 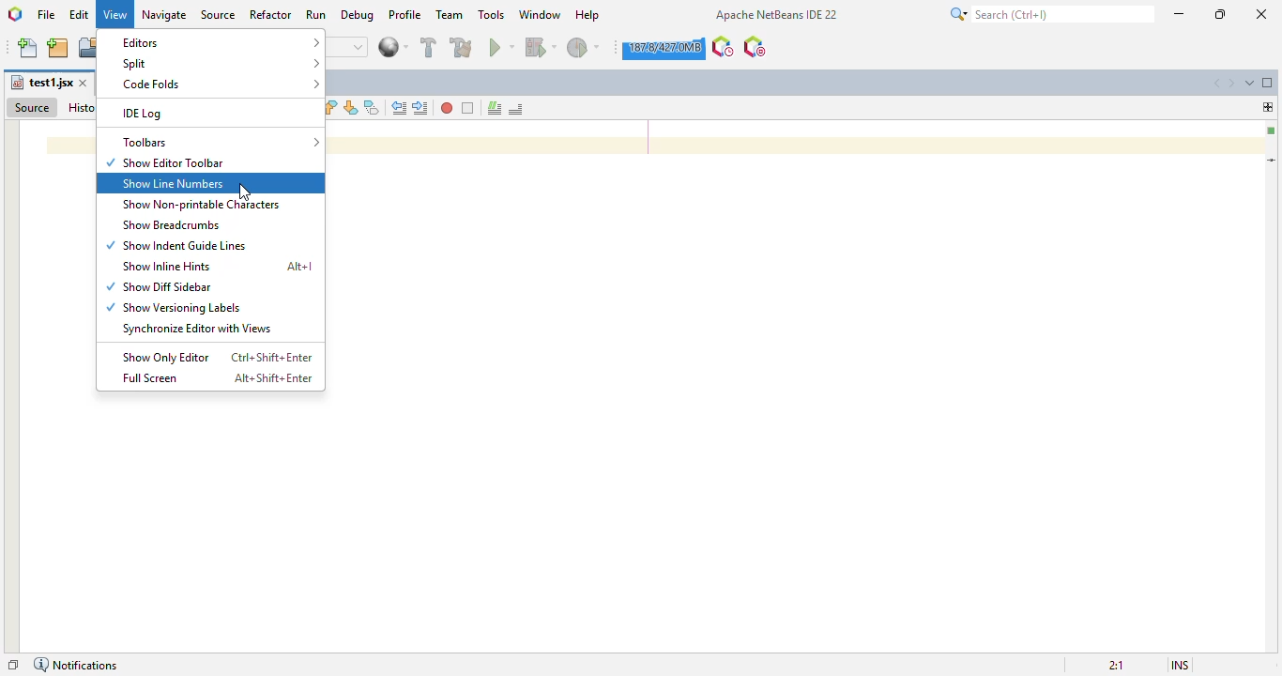 I want to click on current line, so click(x=1272, y=160).